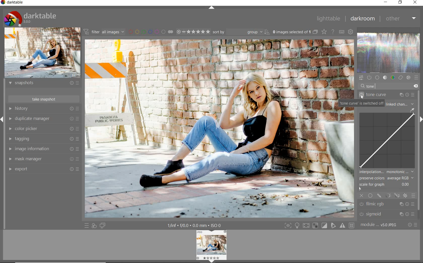 The image size is (423, 263). I want to click on scrollbar, so click(420, 151).